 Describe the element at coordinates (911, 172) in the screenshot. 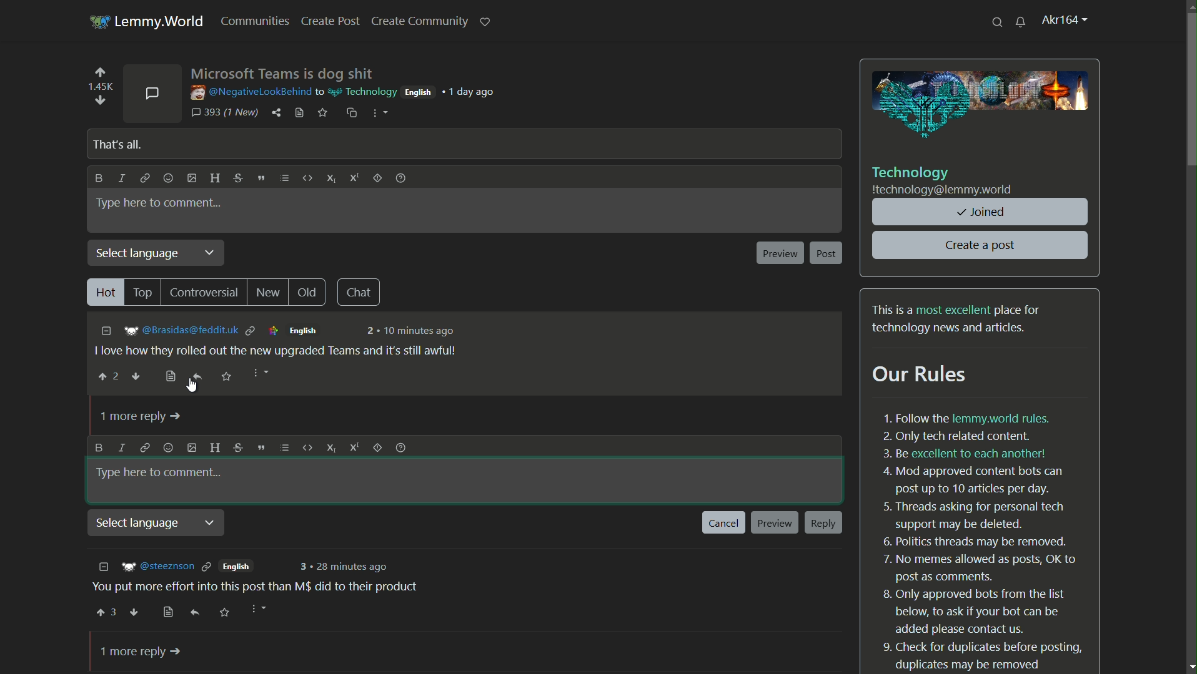

I see `community name` at that location.